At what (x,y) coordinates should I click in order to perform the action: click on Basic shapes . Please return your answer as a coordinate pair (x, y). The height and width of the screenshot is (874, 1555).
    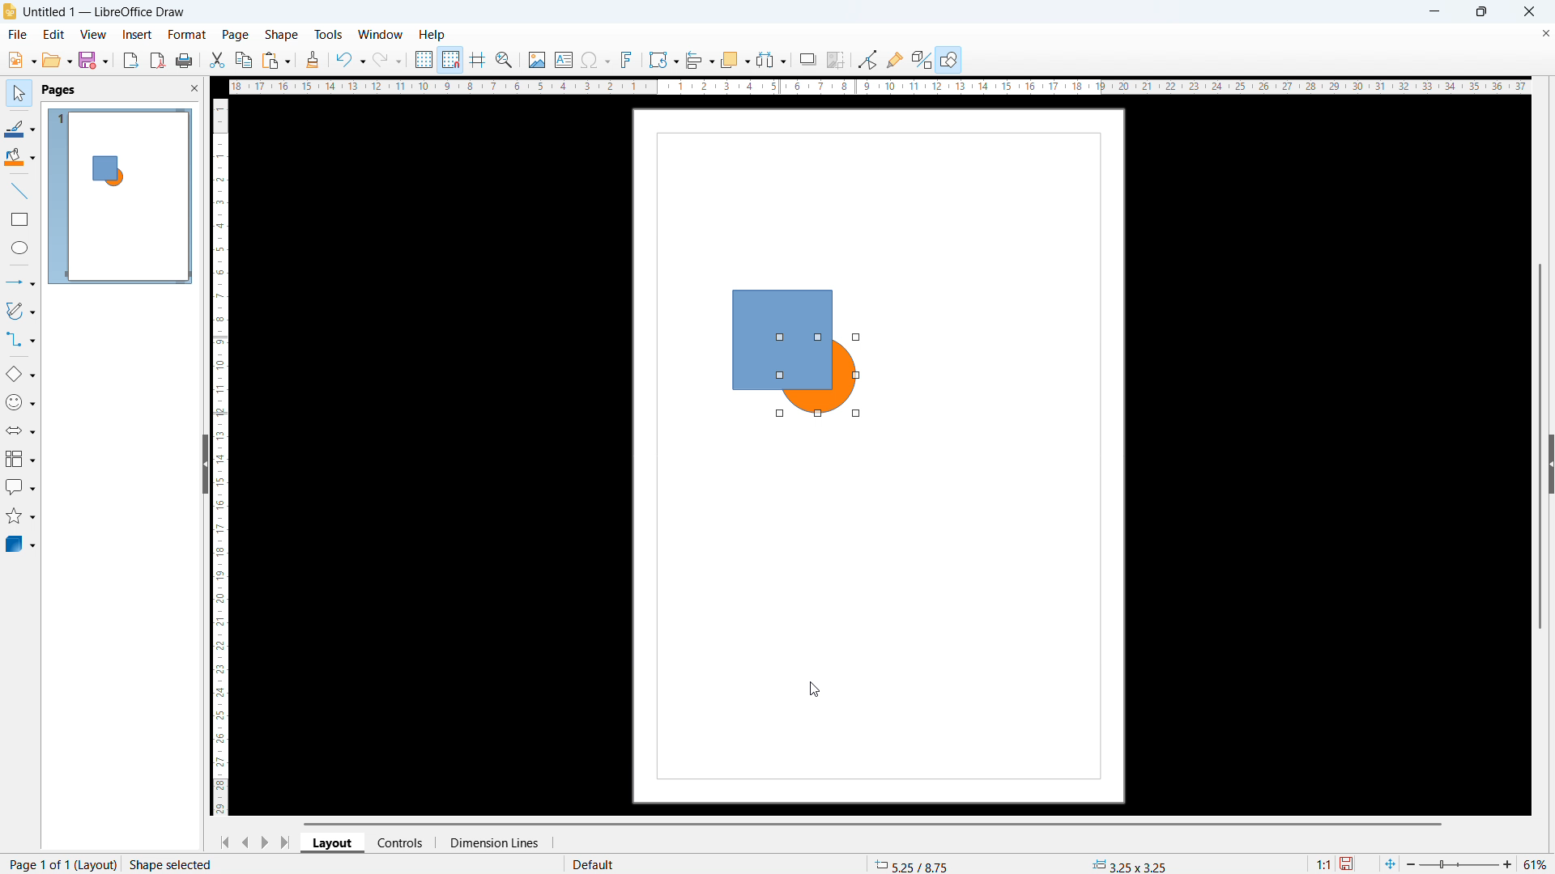
    Looking at the image, I should click on (21, 372).